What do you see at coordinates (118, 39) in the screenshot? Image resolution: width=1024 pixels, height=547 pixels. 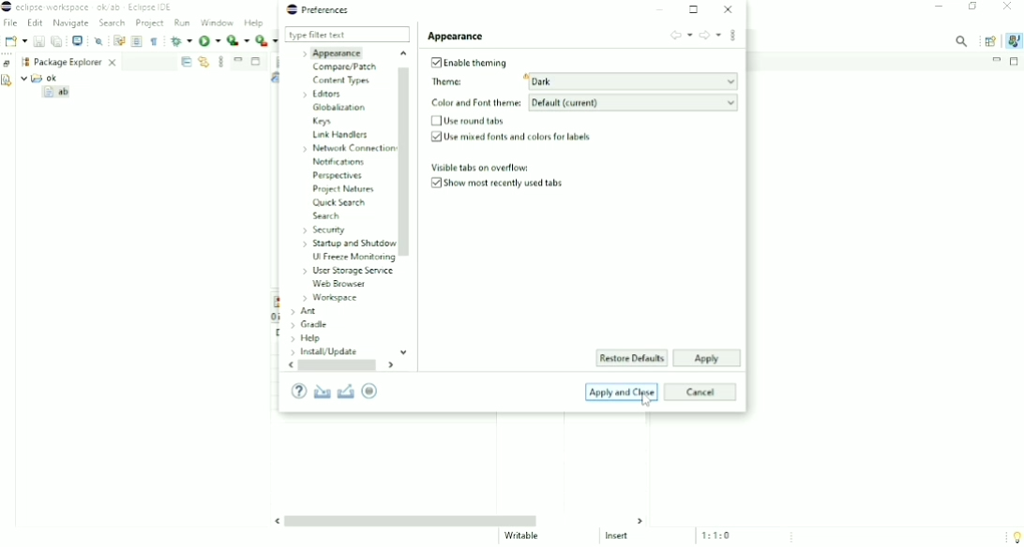 I see `Toggle Word Wrap` at bounding box center [118, 39].